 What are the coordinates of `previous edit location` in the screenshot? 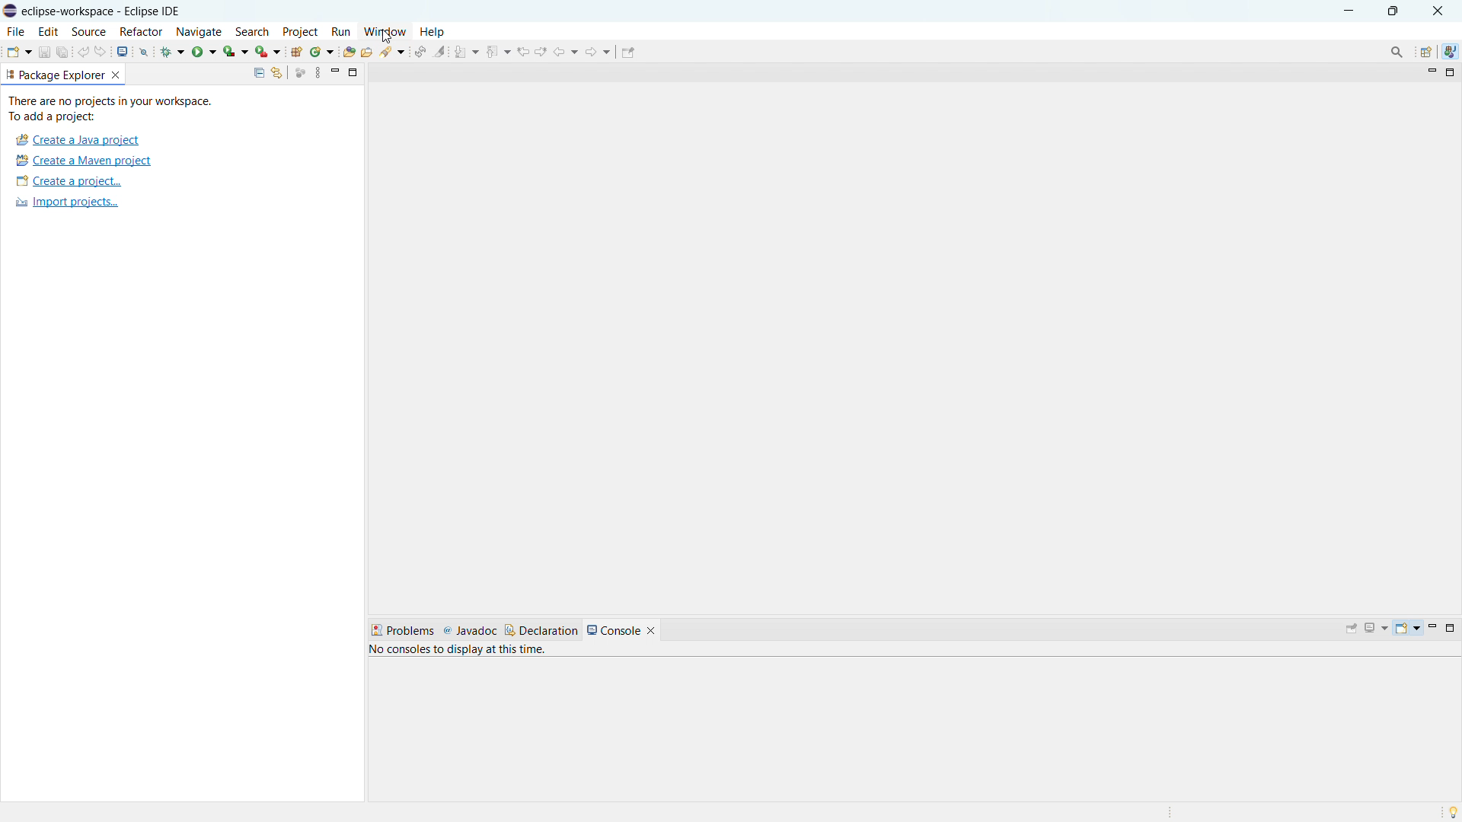 It's located at (523, 51).